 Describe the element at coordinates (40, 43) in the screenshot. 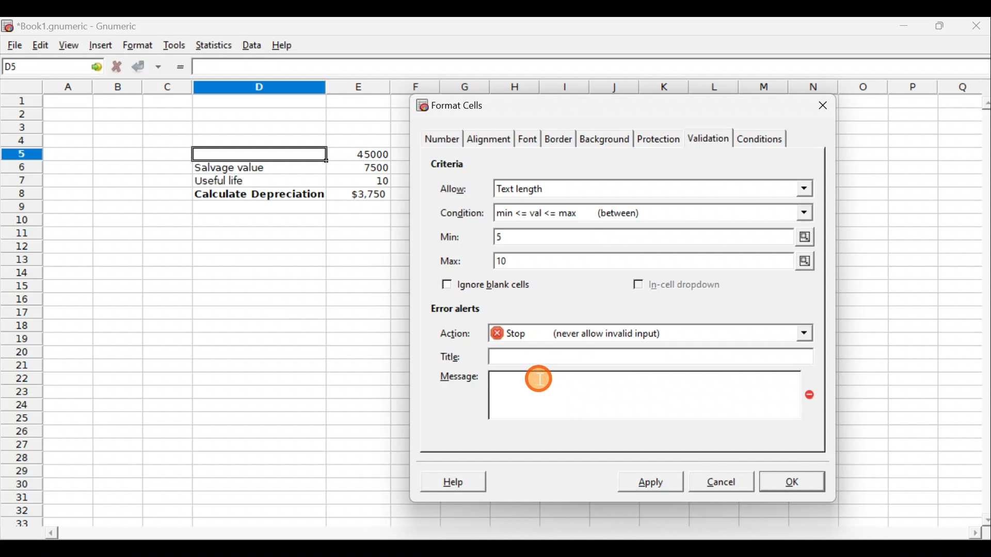

I see `Edit` at that location.